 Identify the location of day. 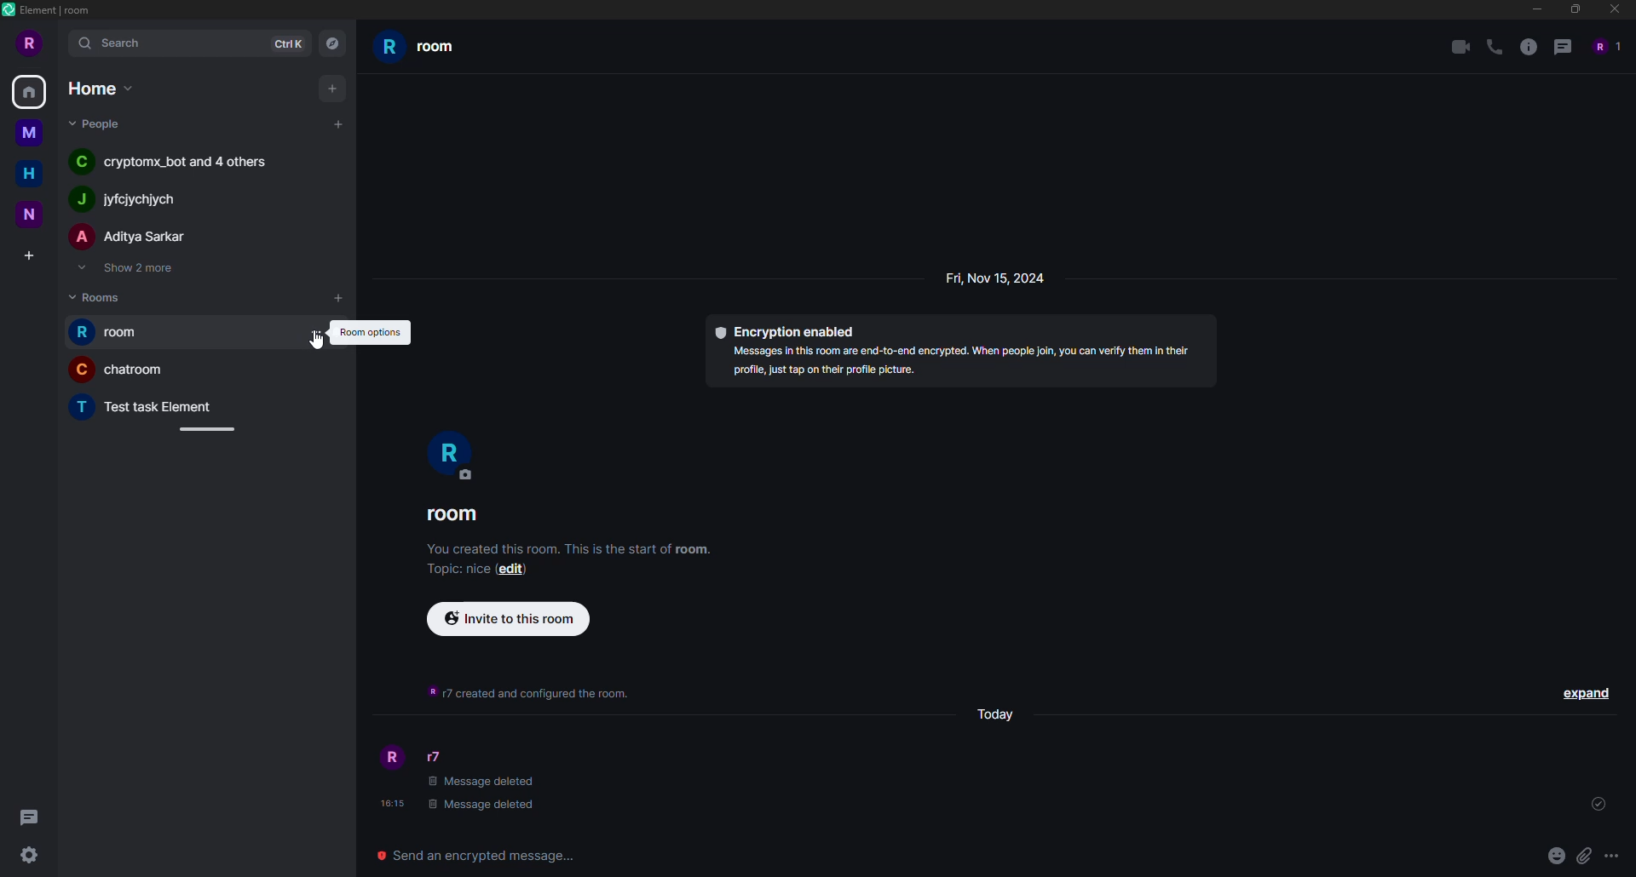
(999, 717).